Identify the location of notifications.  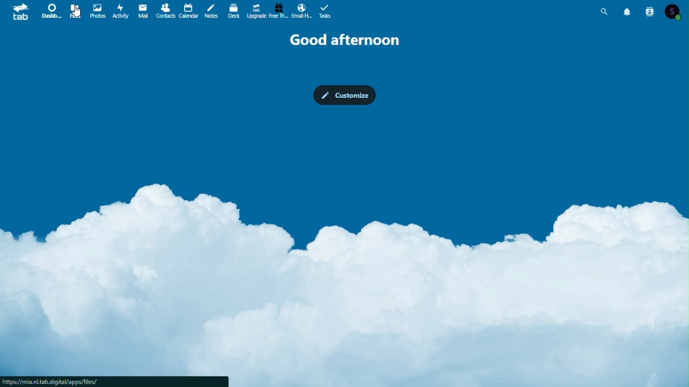
(628, 11).